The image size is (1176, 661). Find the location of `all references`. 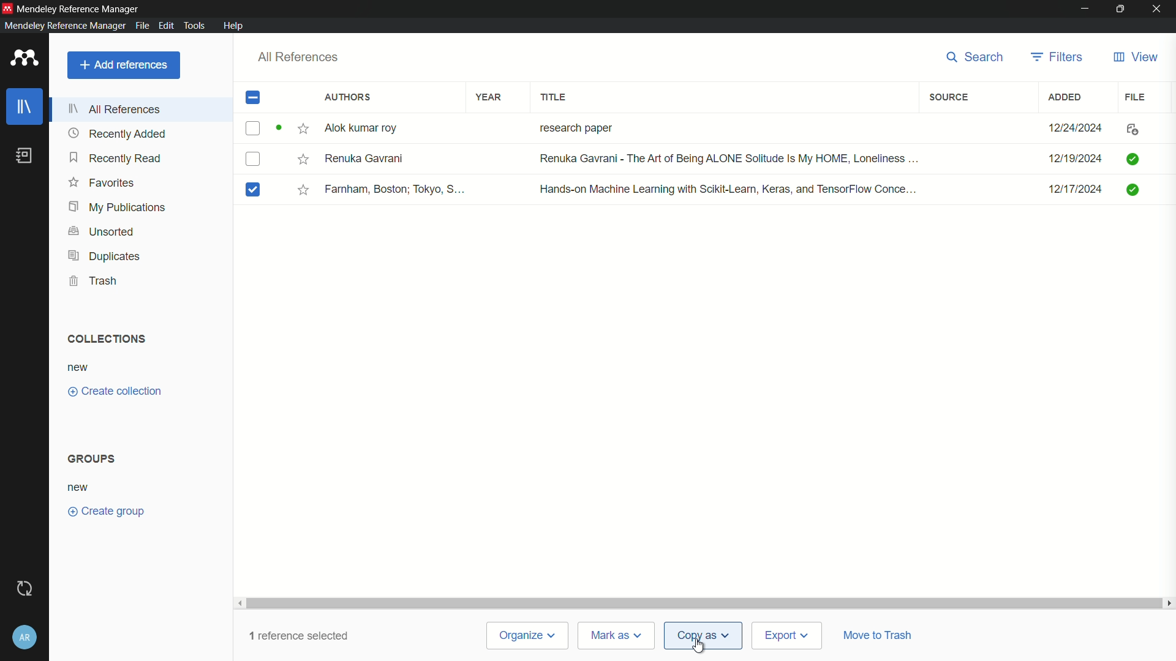

all references is located at coordinates (299, 56).